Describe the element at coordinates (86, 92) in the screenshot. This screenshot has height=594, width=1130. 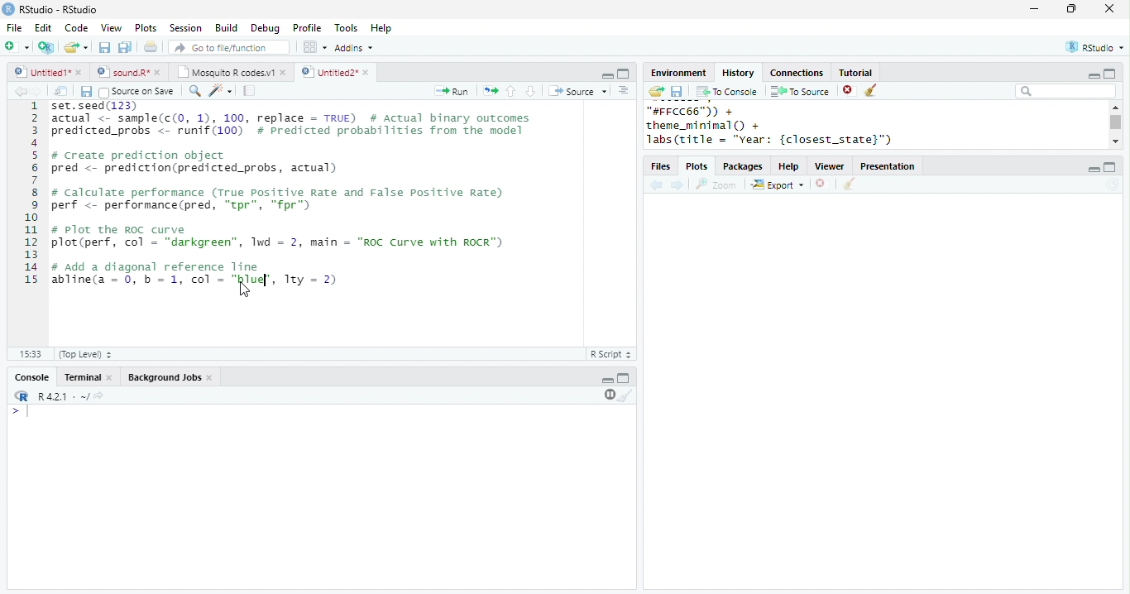
I see `save` at that location.